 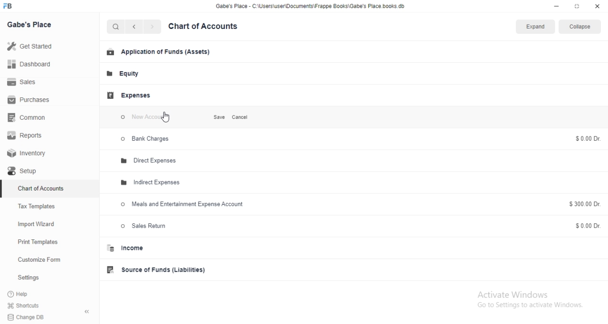 What do you see at coordinates (555, 7) in the screenshot?
I see `minimize` at bounding box center [555, 7].